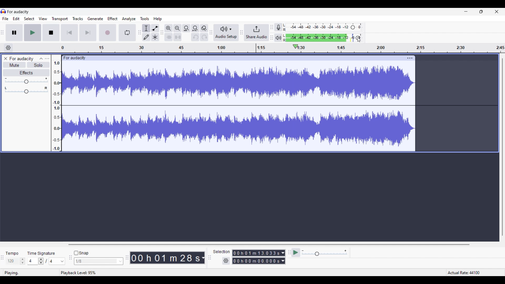 The image size is (505, 284). I want to click on Volume slider, so click(26, 80).